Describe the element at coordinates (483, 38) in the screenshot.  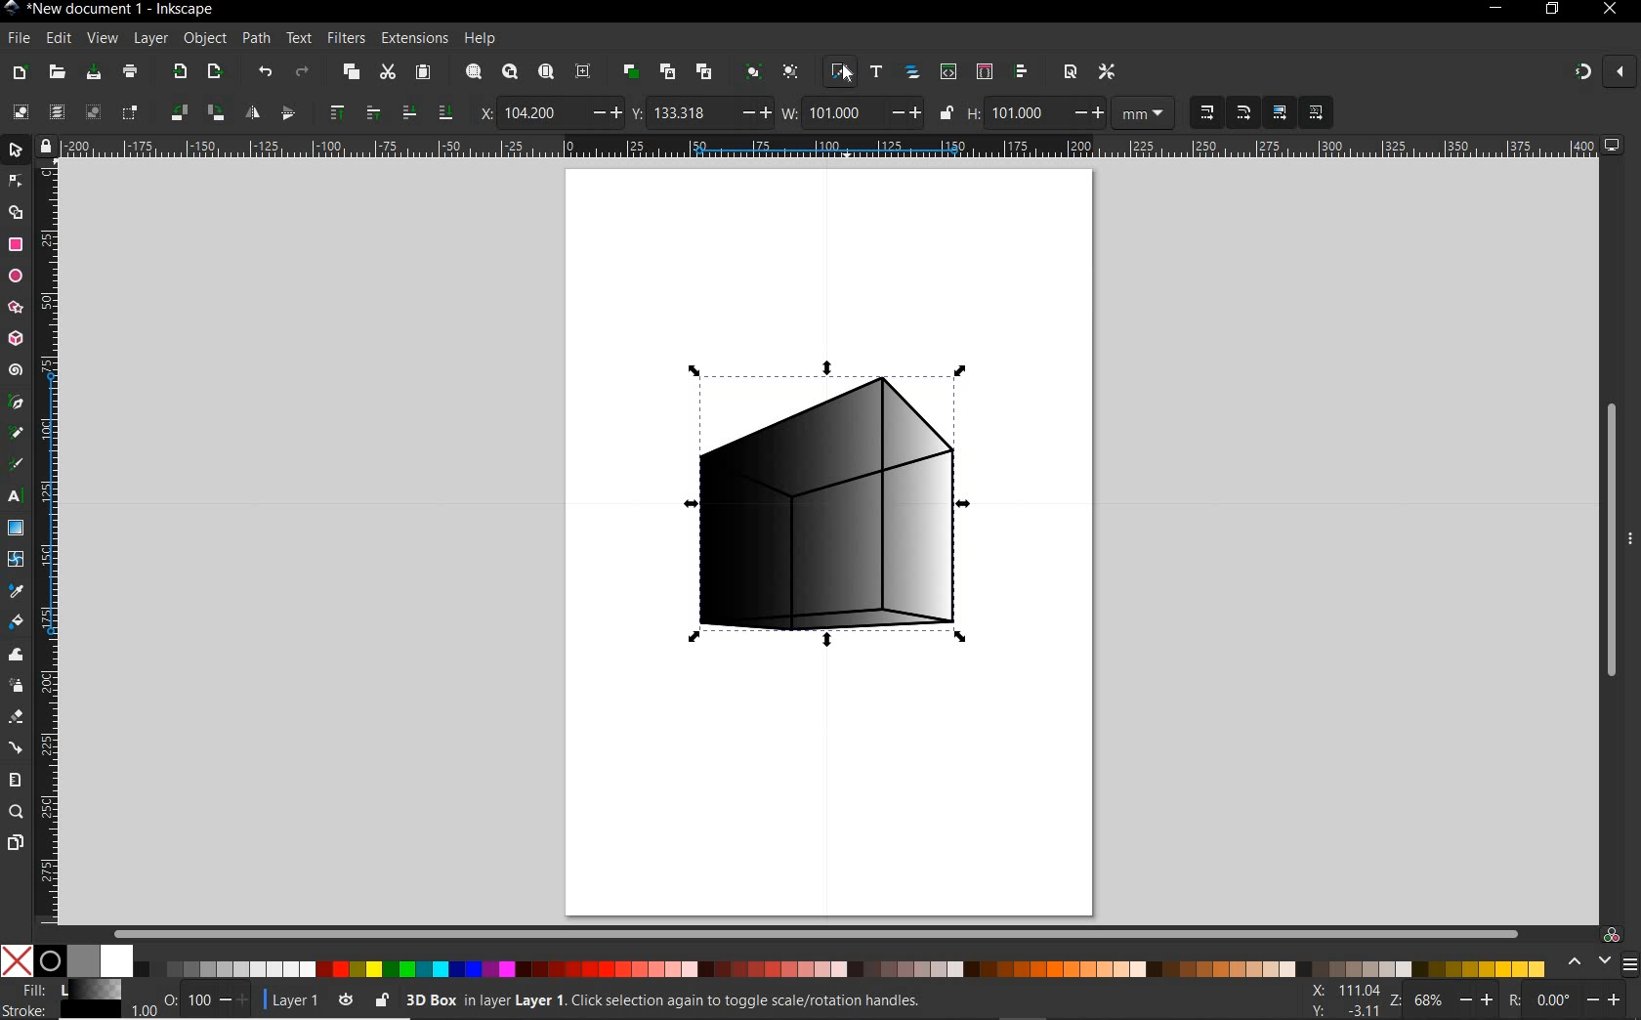
I see `HELP` at that location.